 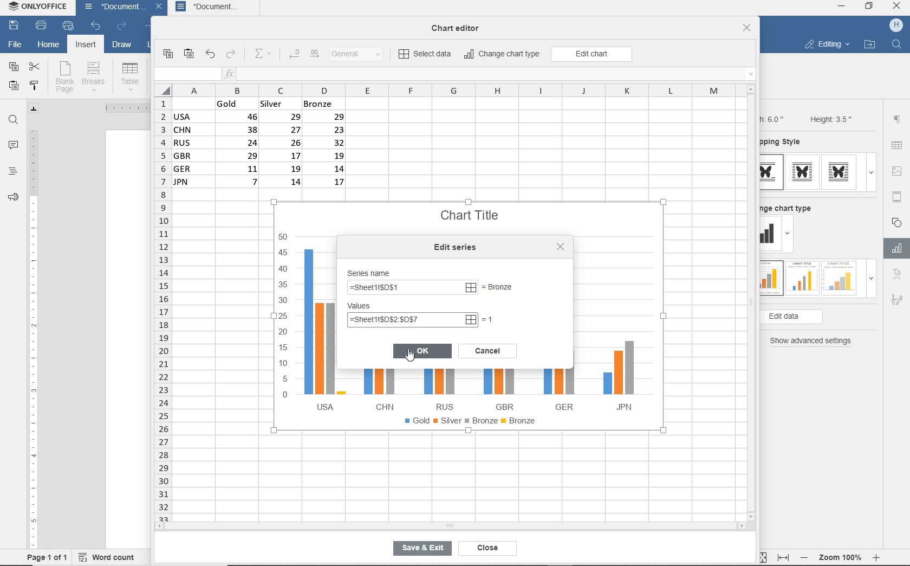 What do you see at coordinates (490, 74) in the screenshot?
I see `insert function` at bounding box center [490, 74].